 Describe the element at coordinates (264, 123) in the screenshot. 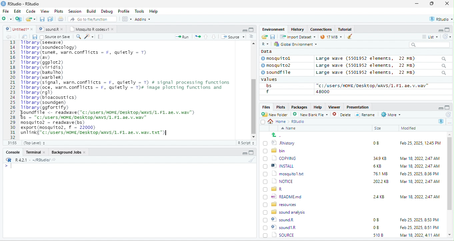

I see `select` at that location.